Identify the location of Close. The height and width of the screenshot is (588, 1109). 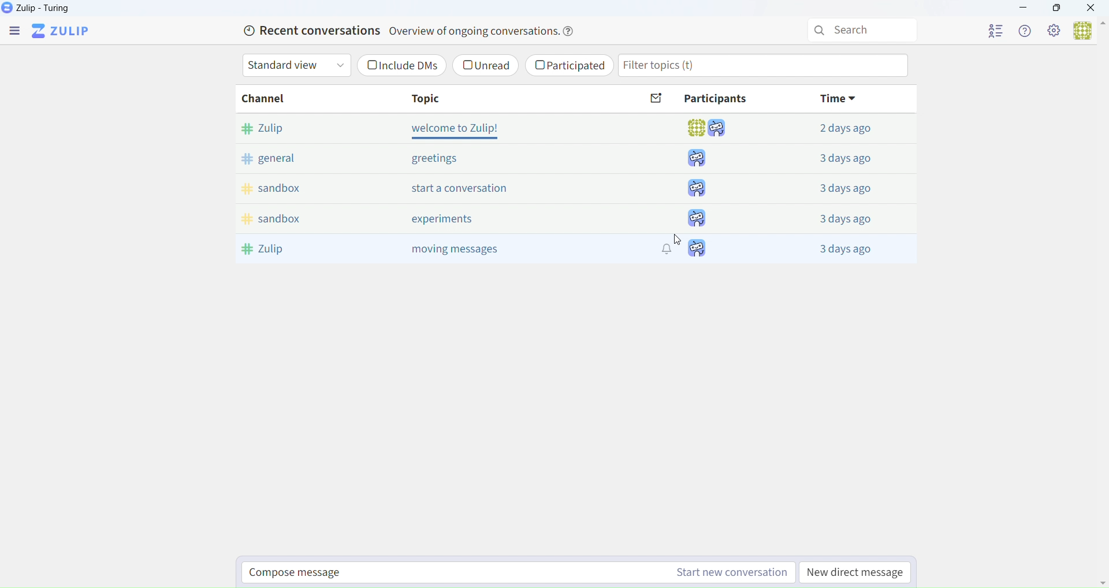
(1093, 9).